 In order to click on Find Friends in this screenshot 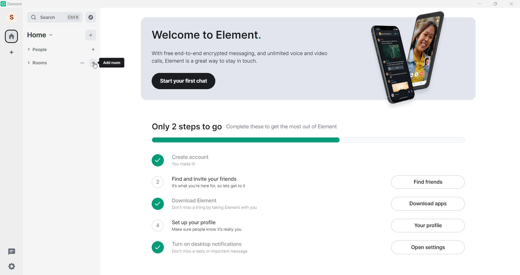, I will do `click(428, 183)`.